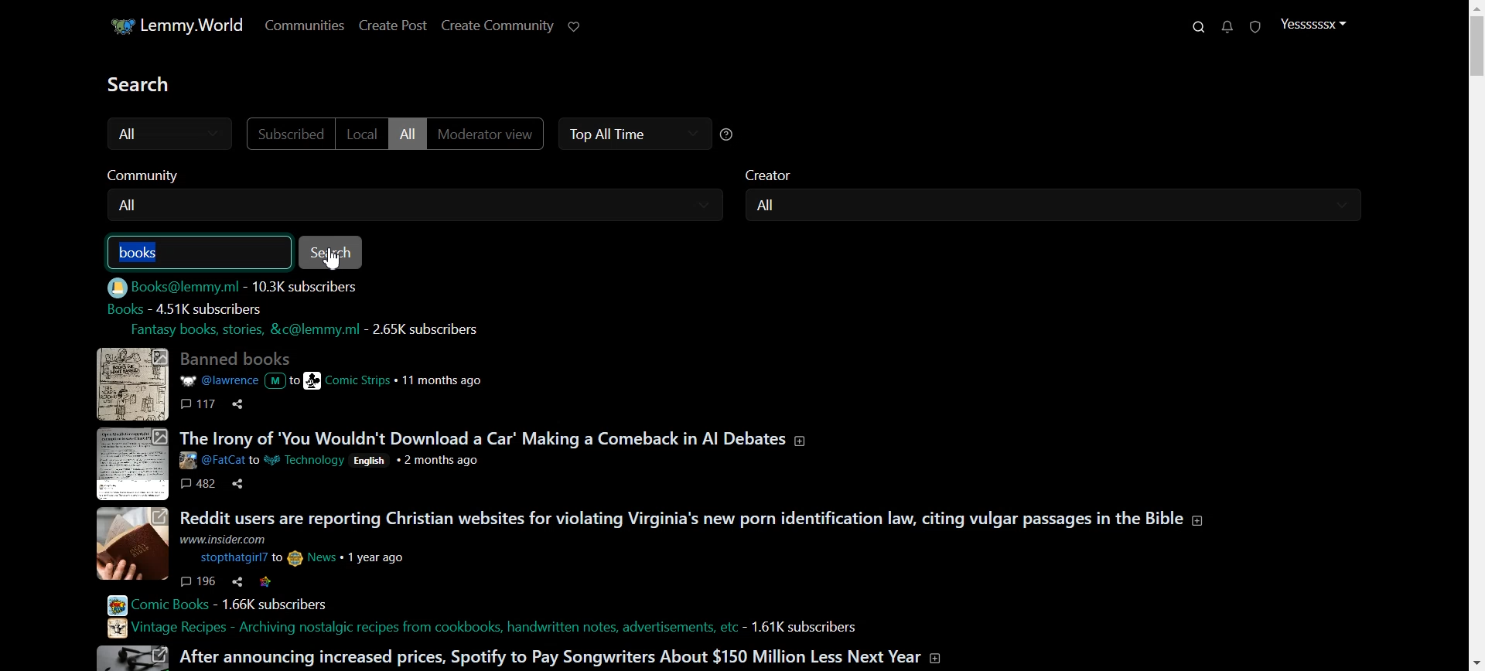 The width and height of the screenshot is (1485, 671). Describe the element at coordinates (332, 258) in the screenshot. I see `Cursor` at that location.